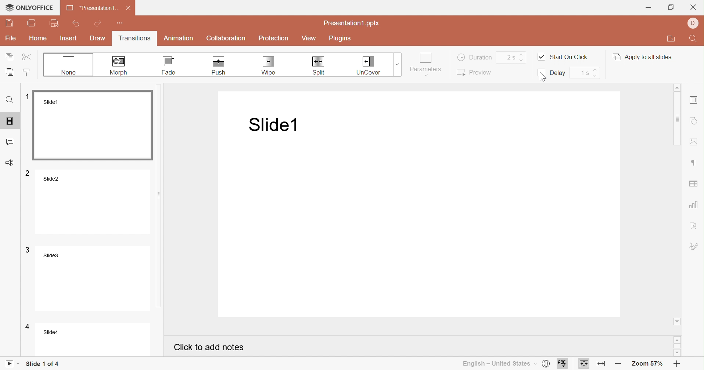  What do you see at coordinates (137, 39) in the screenshot?
I see `Transitions` at bounding box center [137, 39].